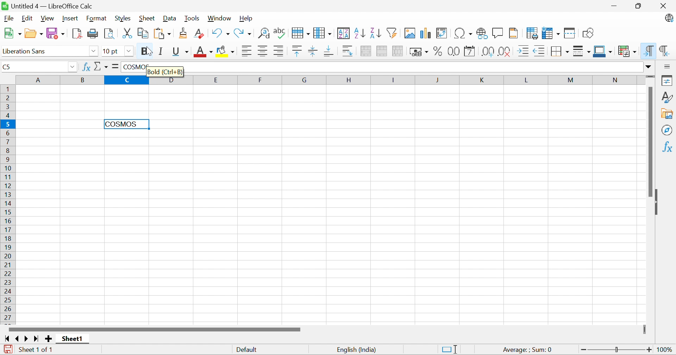 Image resolution: width=676 pixels, height=355 pixels. I want to click on Zoom Out, so click(583, 350).